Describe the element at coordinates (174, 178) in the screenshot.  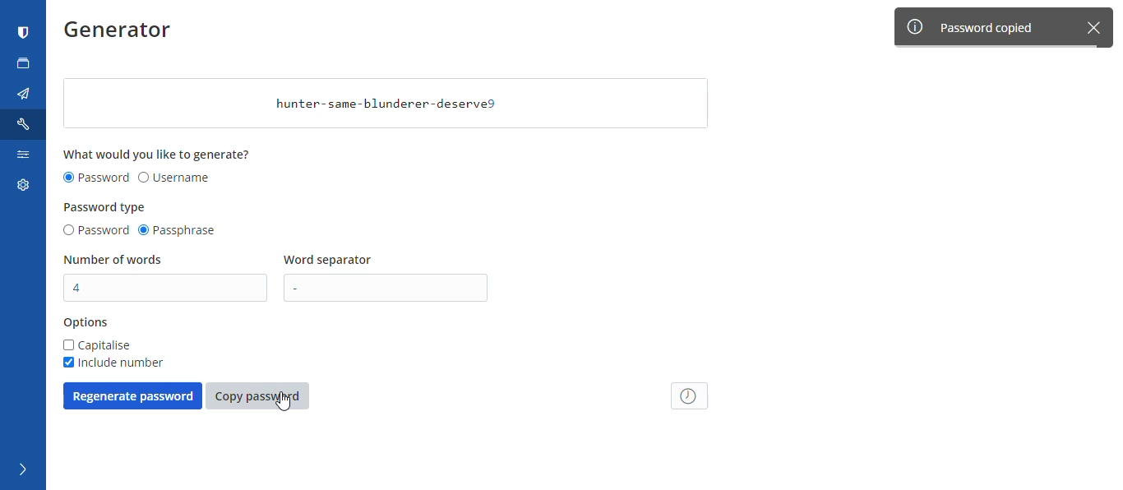
I see `username radio button` at that location.